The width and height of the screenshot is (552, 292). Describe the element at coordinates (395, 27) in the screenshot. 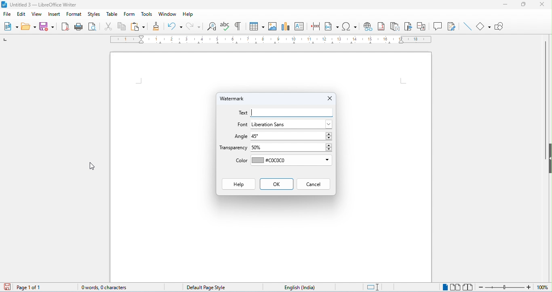

I see `insert and note` at that location.